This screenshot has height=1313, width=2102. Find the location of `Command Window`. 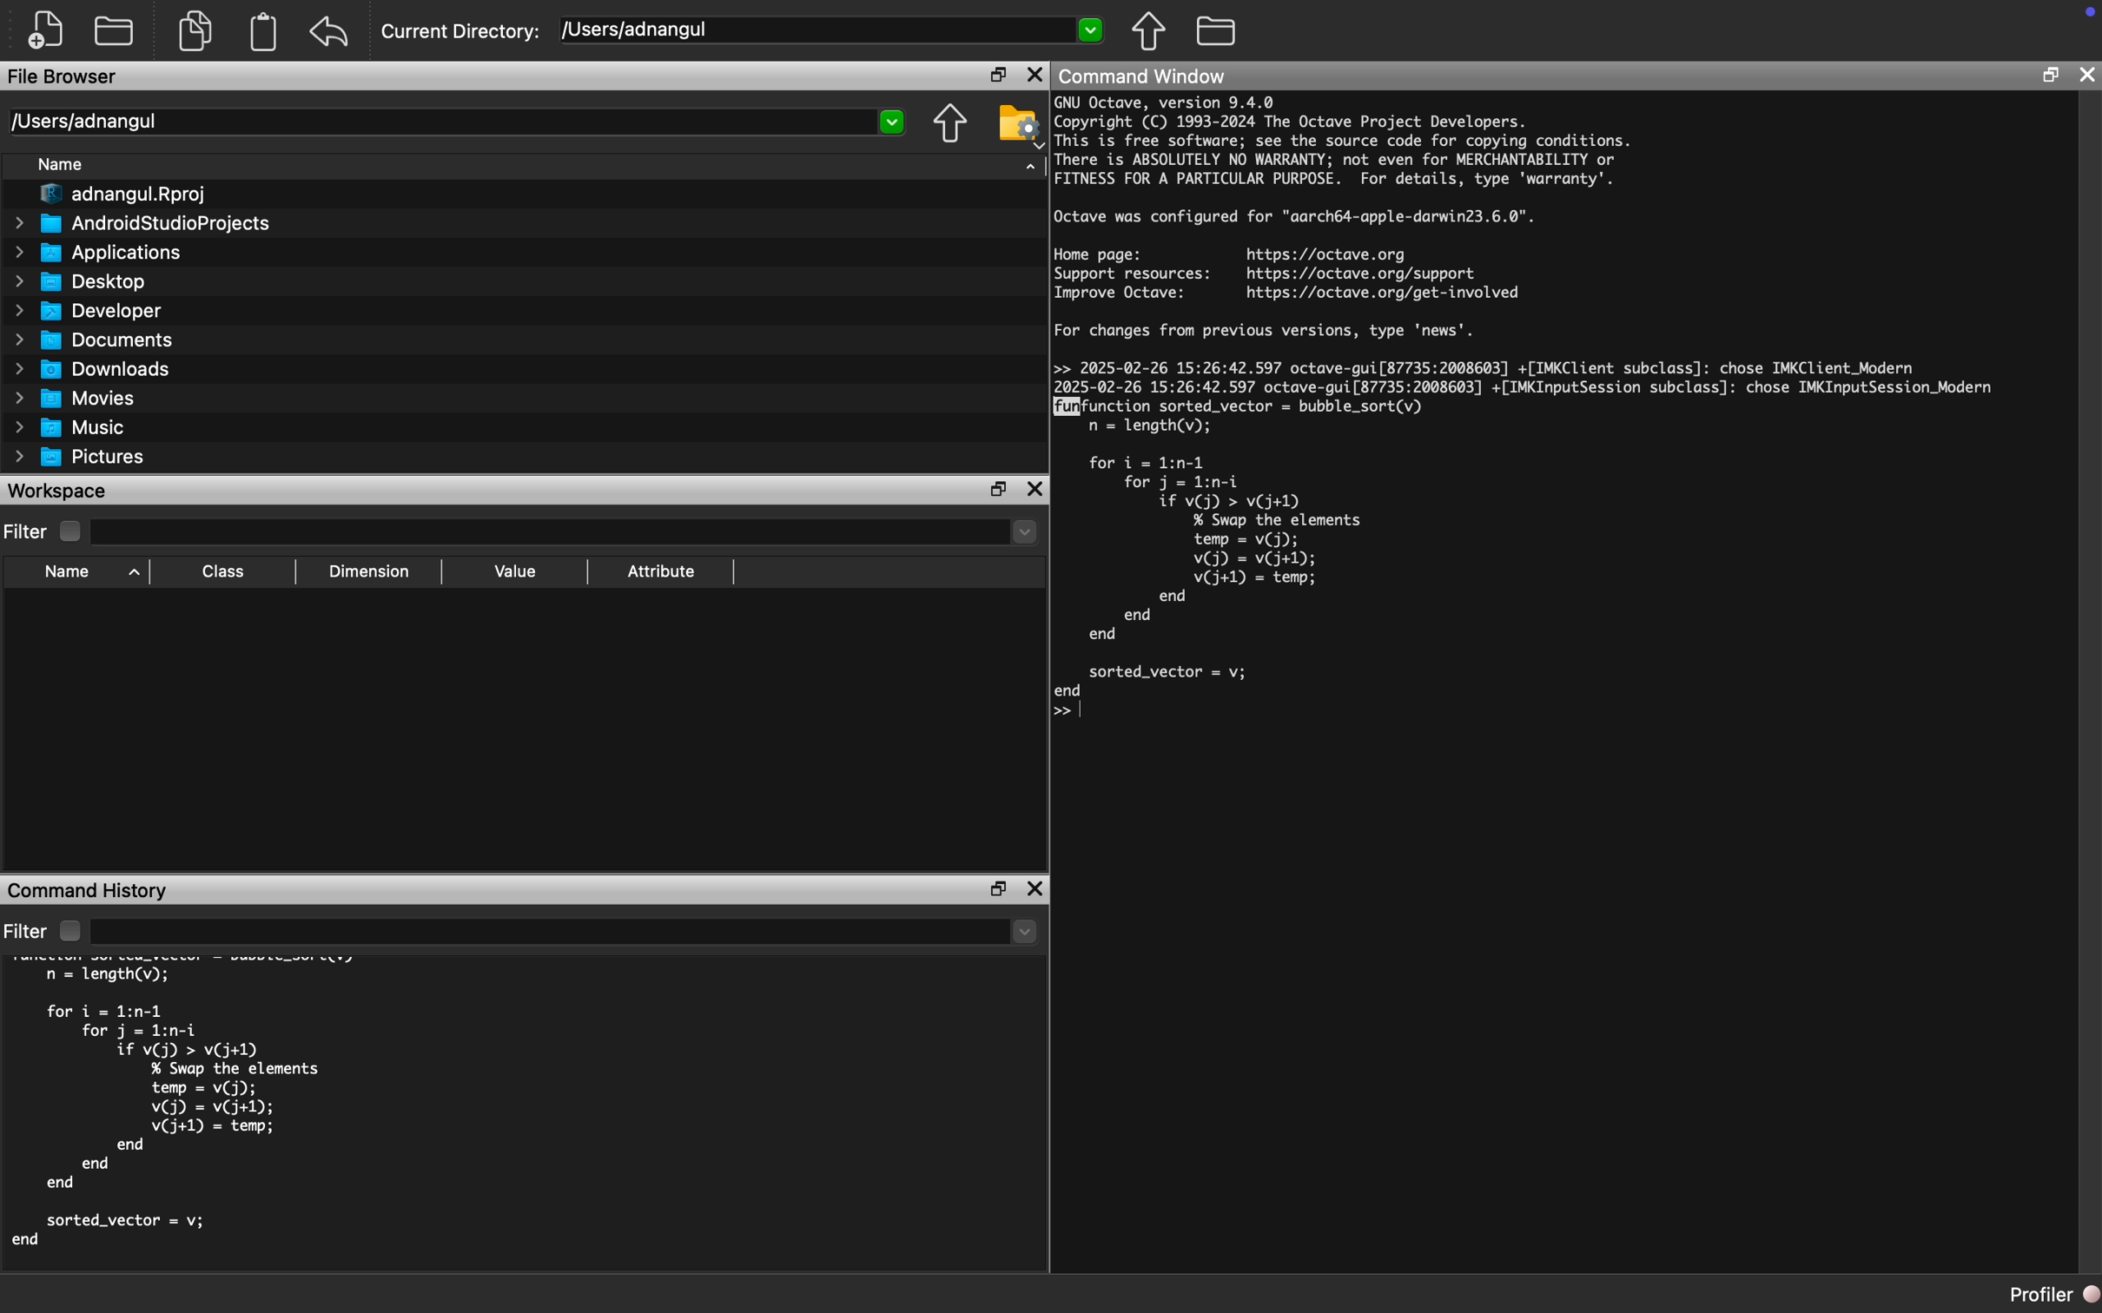

Command Window is located at coordinates (1142, 76).